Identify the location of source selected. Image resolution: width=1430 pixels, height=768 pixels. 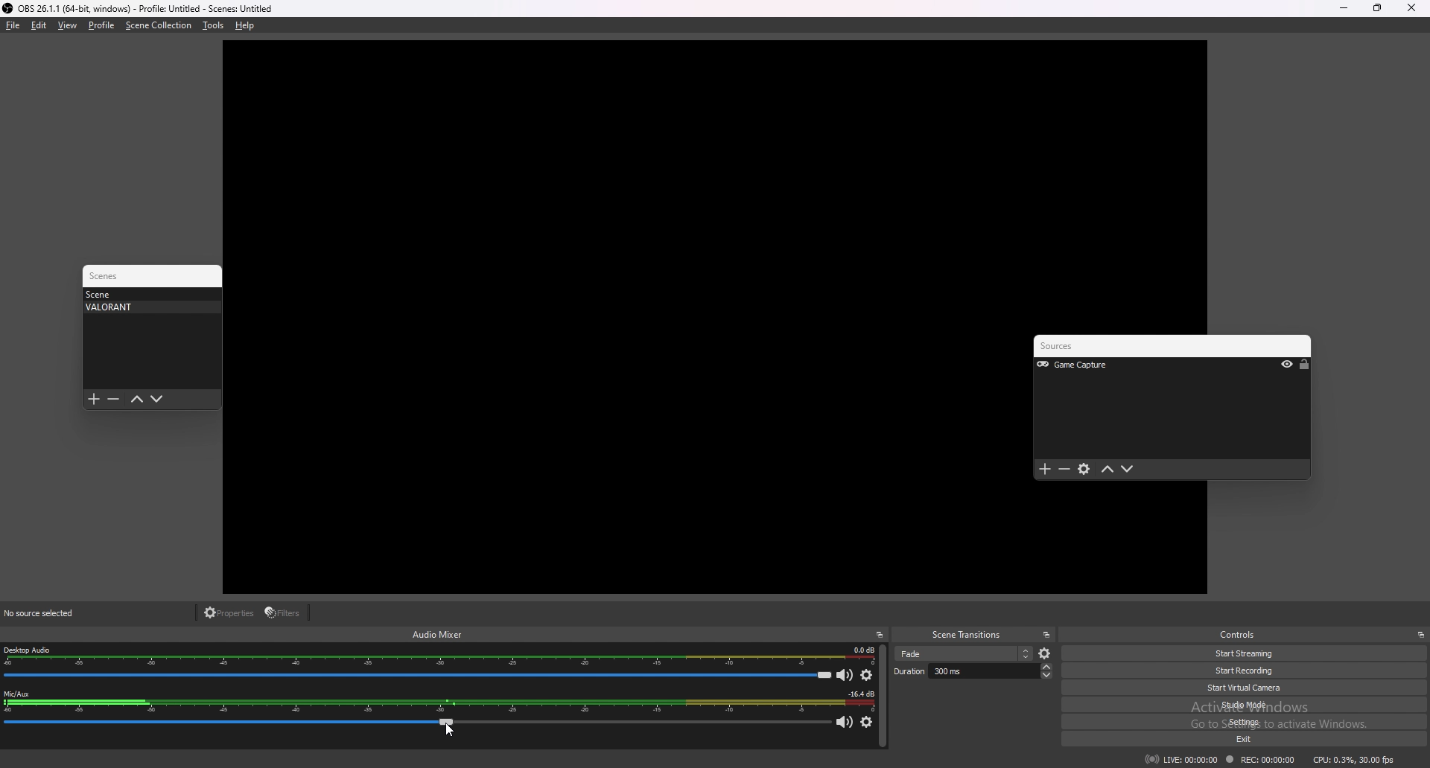
(49, 613).